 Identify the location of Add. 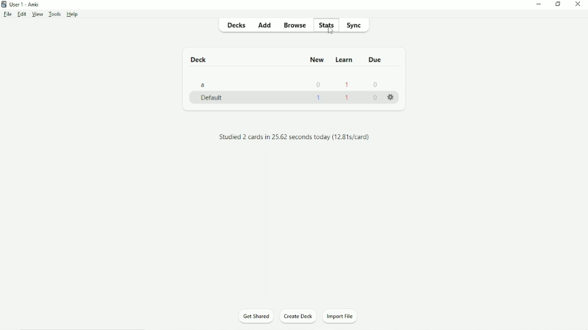
(261, 25).